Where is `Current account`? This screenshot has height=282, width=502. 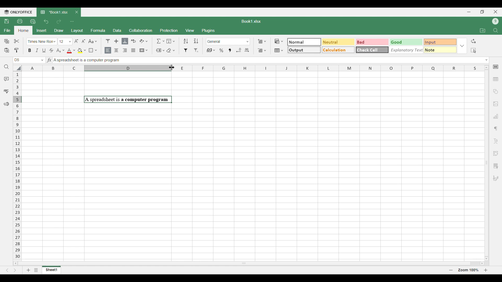 Current account is located at coordinates (495, 21).